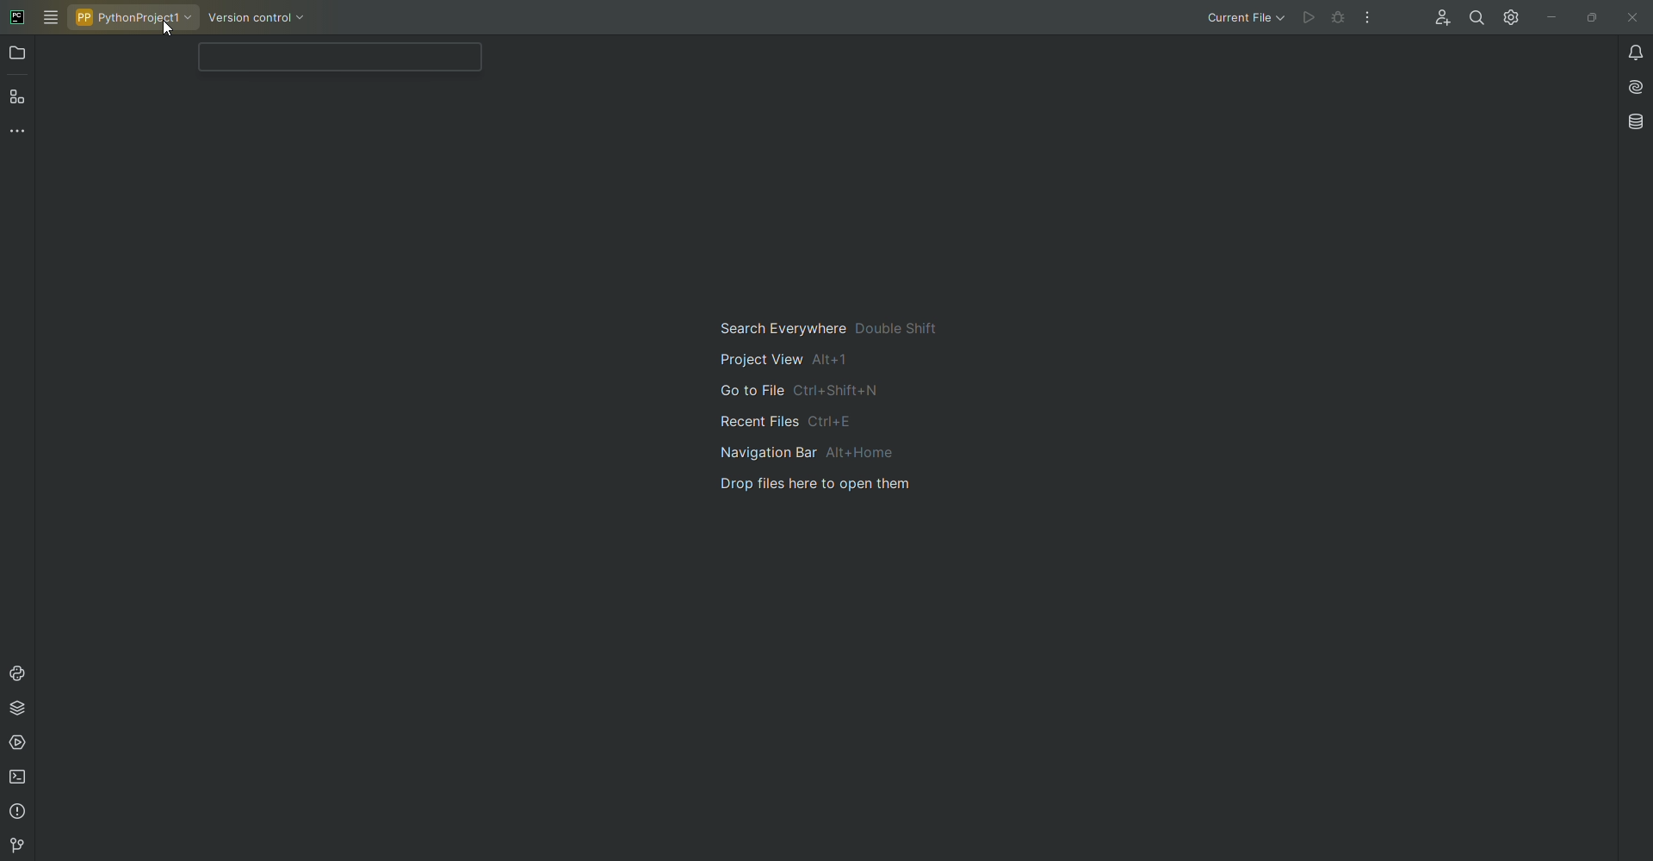 This screenshot has height=861, width=1653. What do you see at coordinates (21, 135) in the screenshot?
I see `More Tools` at bounding box center [21, 135].